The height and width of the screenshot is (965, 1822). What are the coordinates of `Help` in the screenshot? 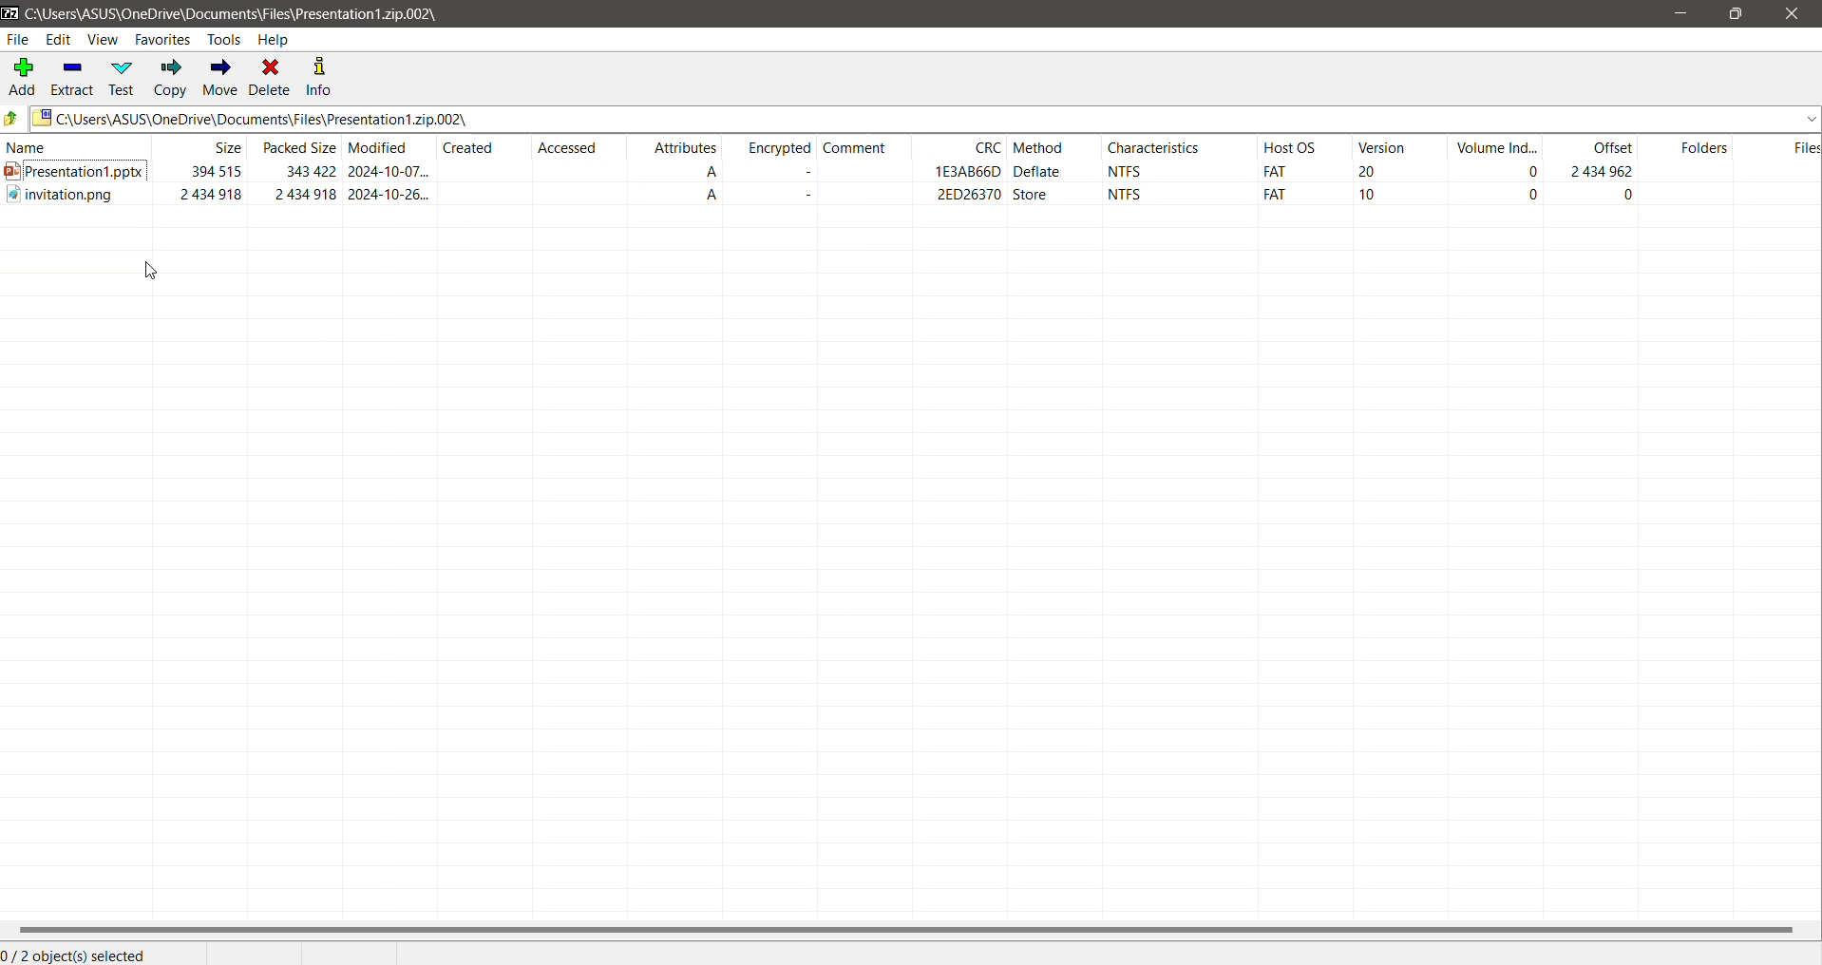 It's located at (277, 40).